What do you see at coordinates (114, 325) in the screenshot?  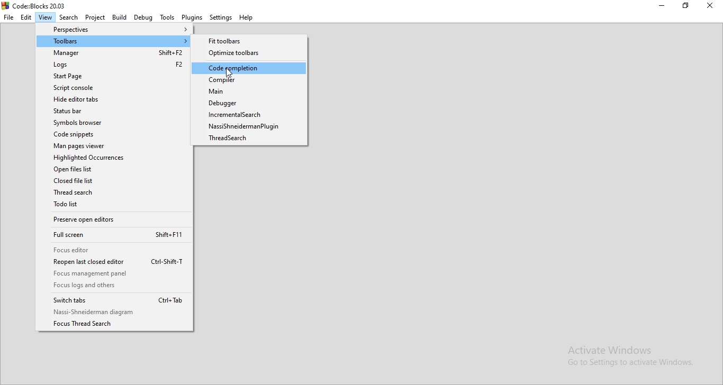 I see `Focus Thread Search` at bounding box center [114, 325].